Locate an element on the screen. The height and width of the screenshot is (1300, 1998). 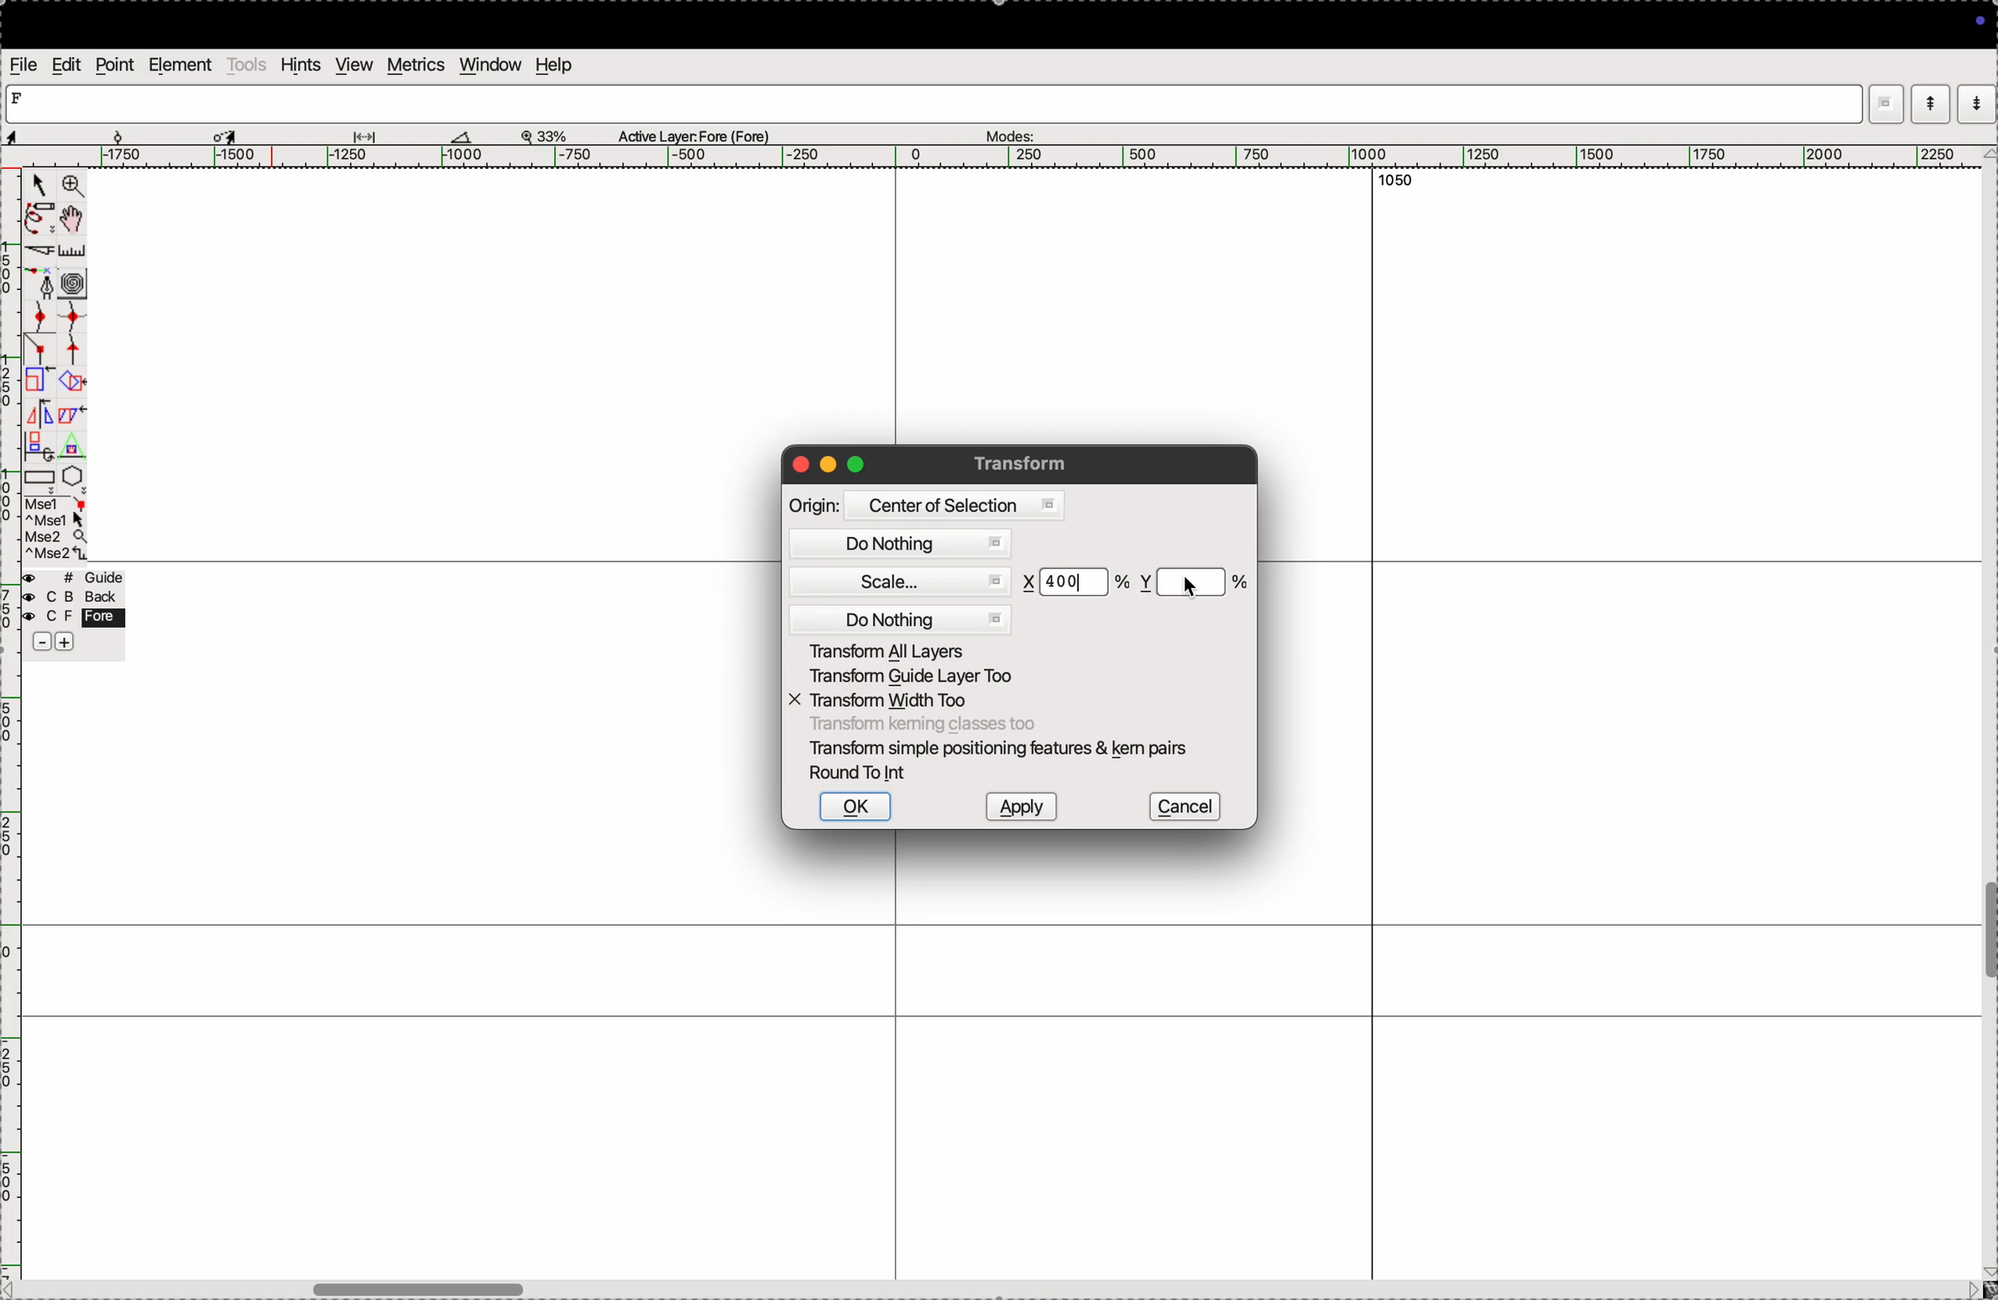
window mode is located at coordinates (1886, 106).